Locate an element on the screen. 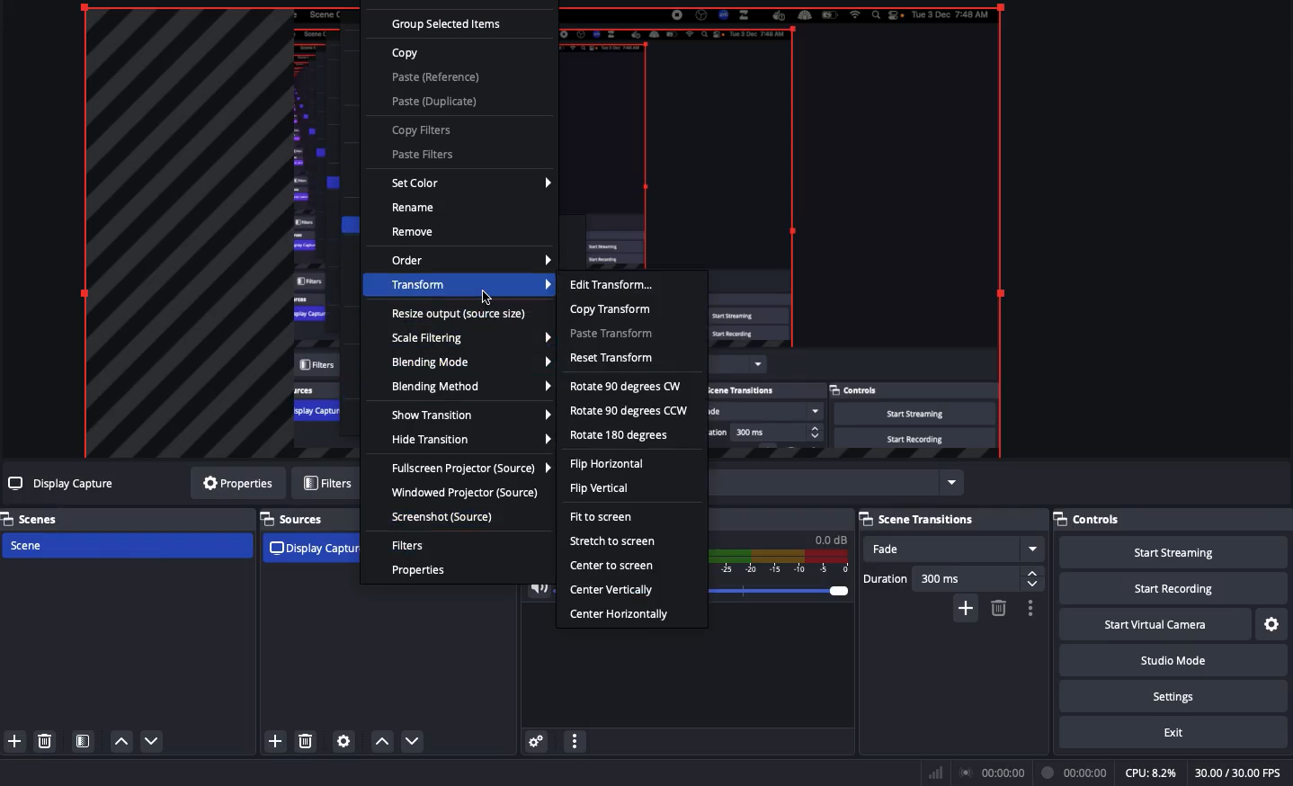  Properties is located at coordinates (239, 485).